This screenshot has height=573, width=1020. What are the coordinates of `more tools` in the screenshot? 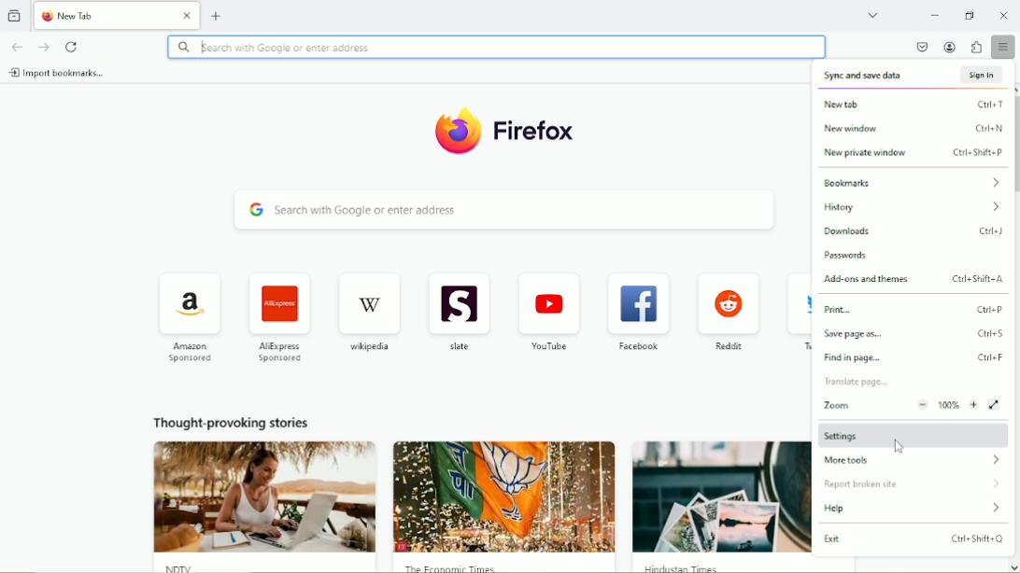 It's located at (914, 460).